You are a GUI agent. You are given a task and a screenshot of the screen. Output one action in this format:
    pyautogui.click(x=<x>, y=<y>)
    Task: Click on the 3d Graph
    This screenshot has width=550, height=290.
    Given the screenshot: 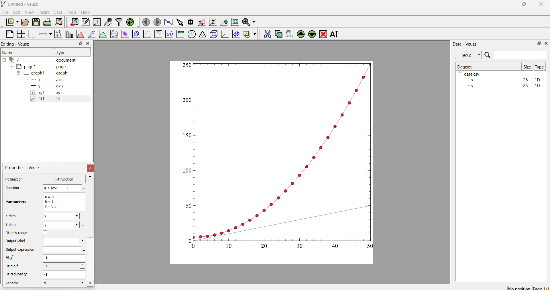 What is the action you would take?
    pyautogui.click(x=223, y=34)
    